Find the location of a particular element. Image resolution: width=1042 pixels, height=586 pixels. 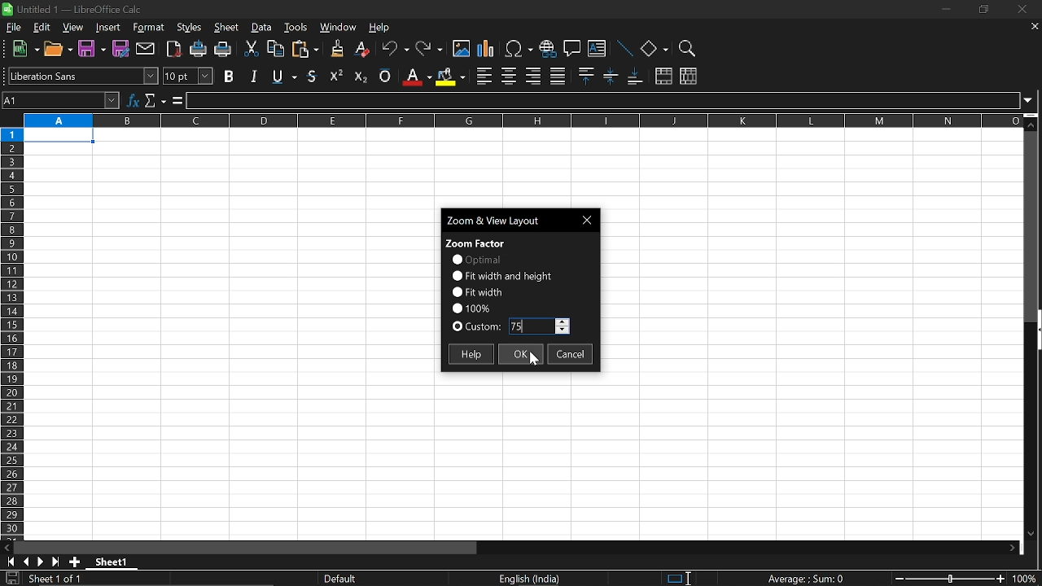

new is located at coordinates (26, 50).